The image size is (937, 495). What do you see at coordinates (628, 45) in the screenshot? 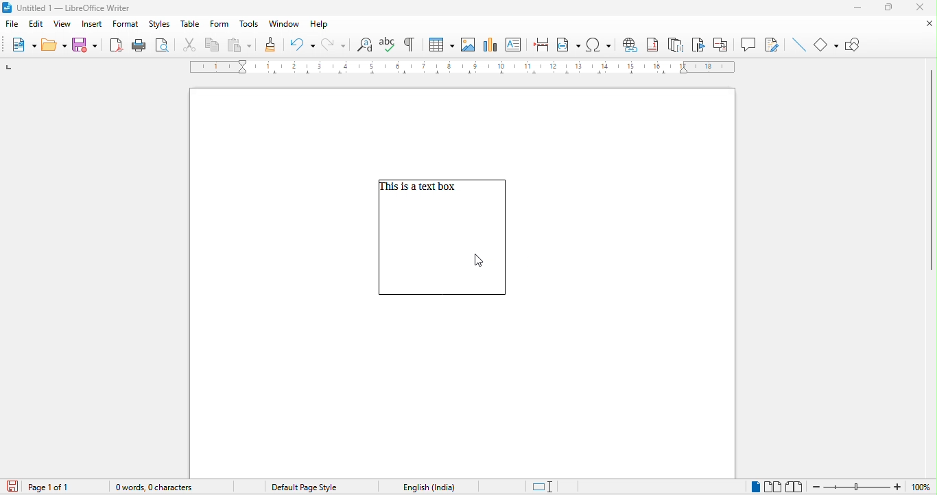
I see `hyperlink` at bounding box center [628, 45].